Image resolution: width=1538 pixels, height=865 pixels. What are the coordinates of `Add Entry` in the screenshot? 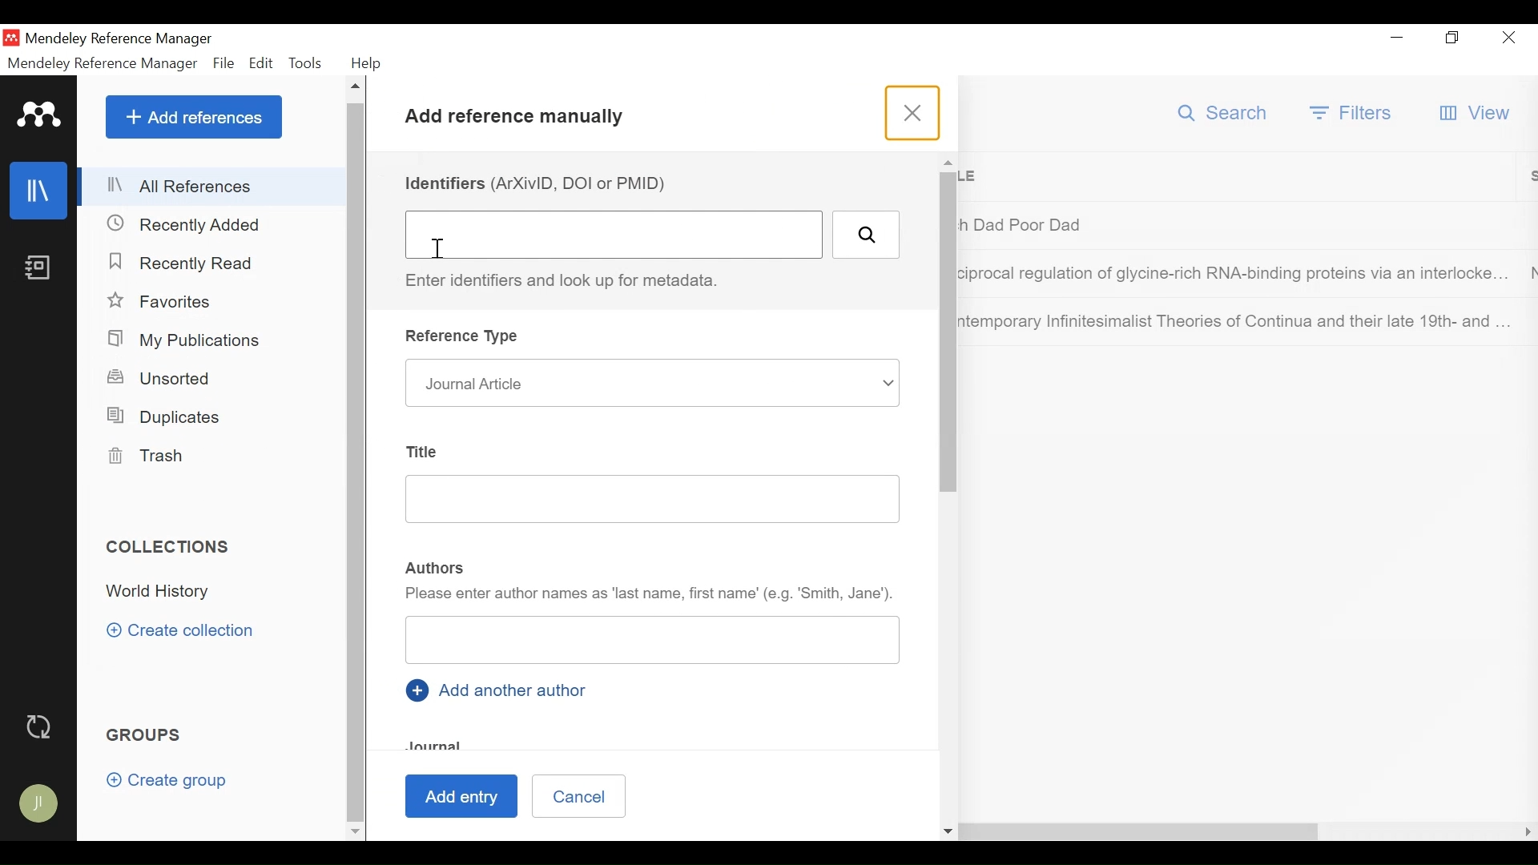 It's located at (465, 795).